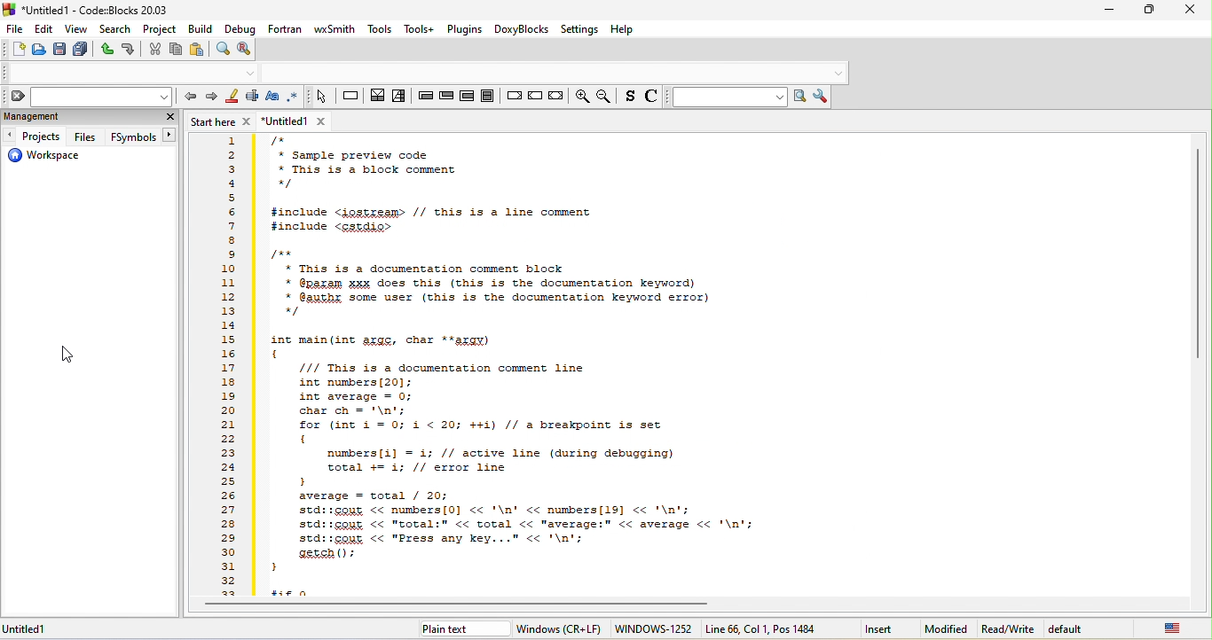 This screenshot has width=1212, height=640. Describe the element at coordinates (838, 74) in the screenshot. I see `dropdown` at that location.